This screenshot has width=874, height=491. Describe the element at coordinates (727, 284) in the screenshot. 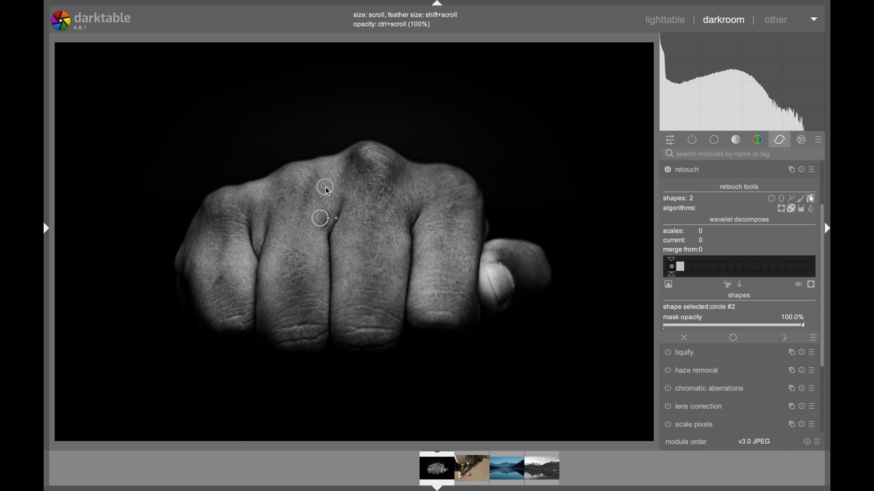

I see `cut` at that location.